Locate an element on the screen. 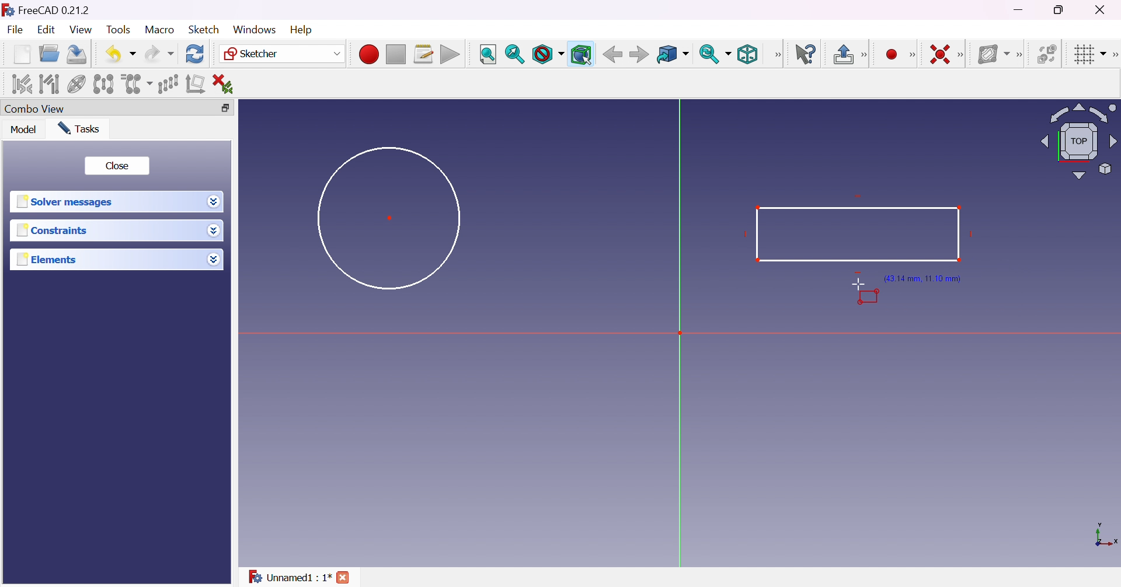 The height and width of the screenshot is (587, 1121). Close is located at coordinates (116, 166).